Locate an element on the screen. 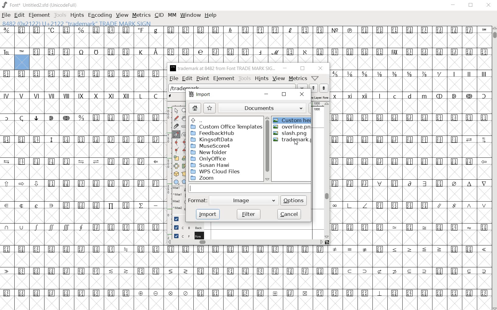 Image resolution: width=497 pixels, height=310 pixels. EDIT is located at coordinates (19, 15).